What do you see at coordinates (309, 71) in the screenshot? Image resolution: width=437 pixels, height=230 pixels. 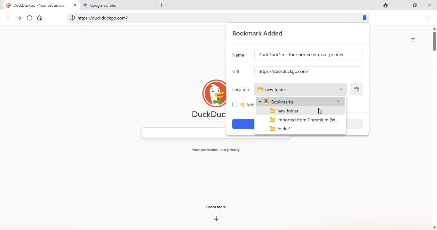 I see `input url` at bounding box center [309, 71].